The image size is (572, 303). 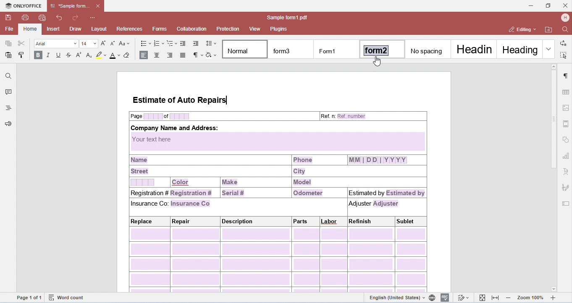 I want to click on justified, so click(x=184, y=55).